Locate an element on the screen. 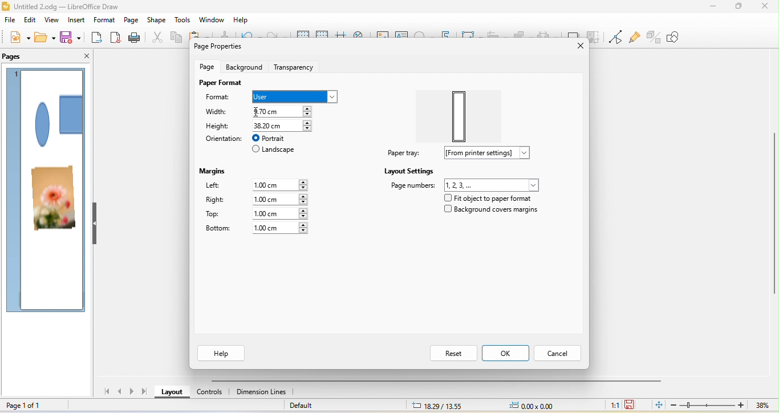 The image size is (779, 413). export direct as pdf is located at coordinates (117, 38).